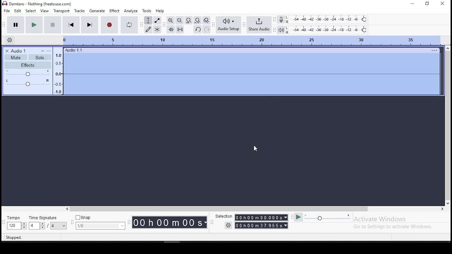 The height and width of the screenshot is (254, 452). Describe the element at coordinates (71, 25) in the screenshot. I see `skip to start` at that location.